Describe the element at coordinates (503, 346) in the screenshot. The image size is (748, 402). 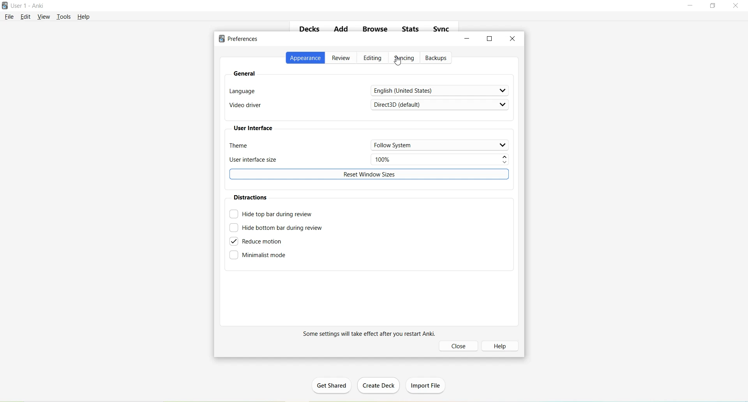
I see `Help` at that location.